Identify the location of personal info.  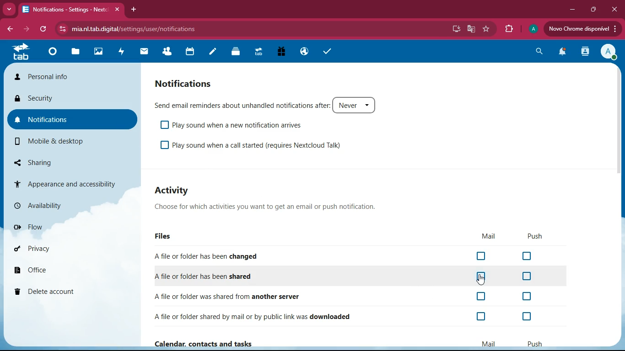
(70, 76).